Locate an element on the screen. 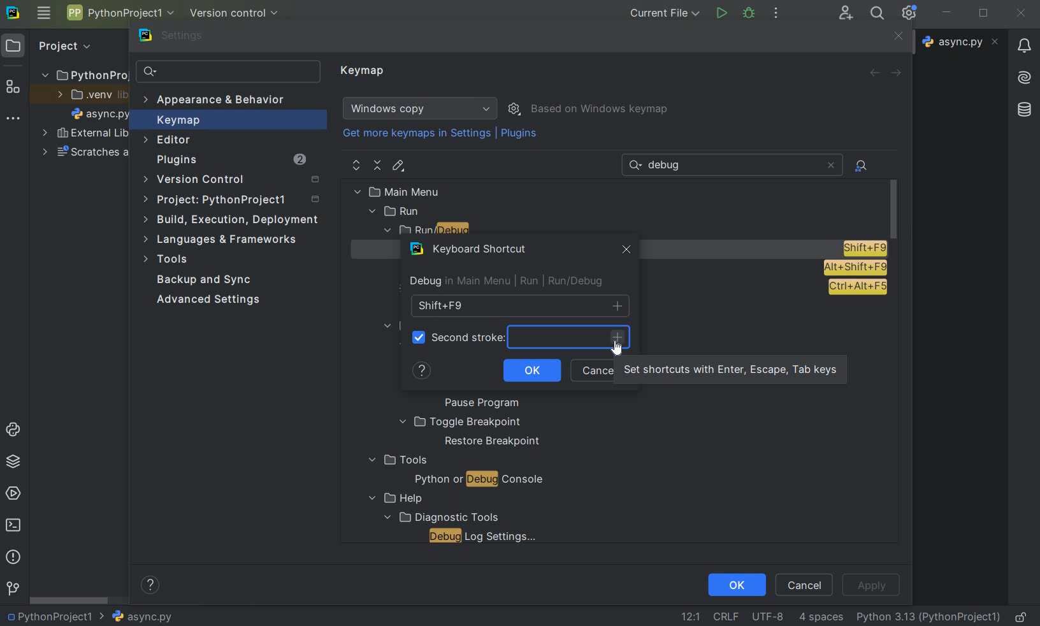  code with me is located at coordinates (846, 12).